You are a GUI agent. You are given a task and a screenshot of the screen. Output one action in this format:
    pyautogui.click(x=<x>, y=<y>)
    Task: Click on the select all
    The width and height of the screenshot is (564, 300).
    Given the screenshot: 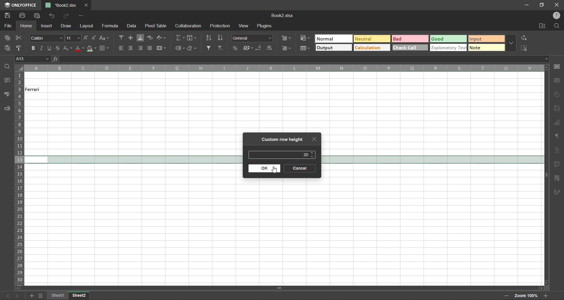 What is the action you would take?
    pyautogui.click(x=523, y=48)
    